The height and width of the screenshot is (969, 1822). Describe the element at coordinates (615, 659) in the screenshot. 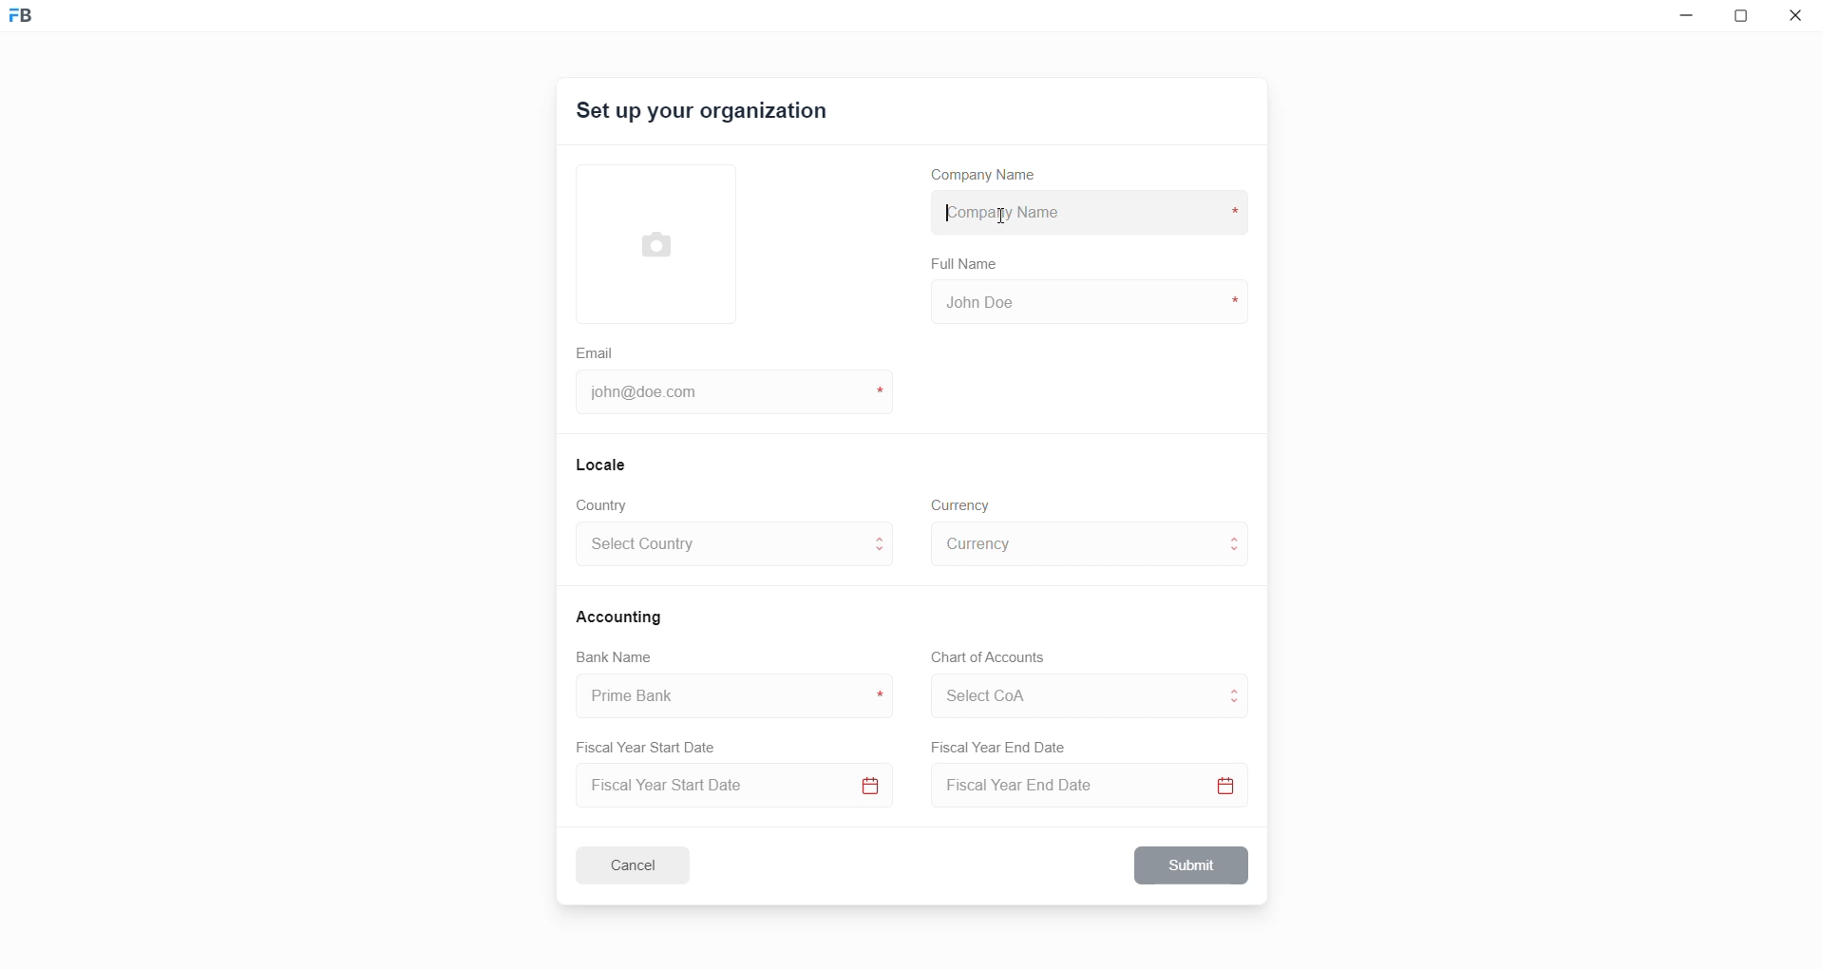

I see `Bank Name` at that location.